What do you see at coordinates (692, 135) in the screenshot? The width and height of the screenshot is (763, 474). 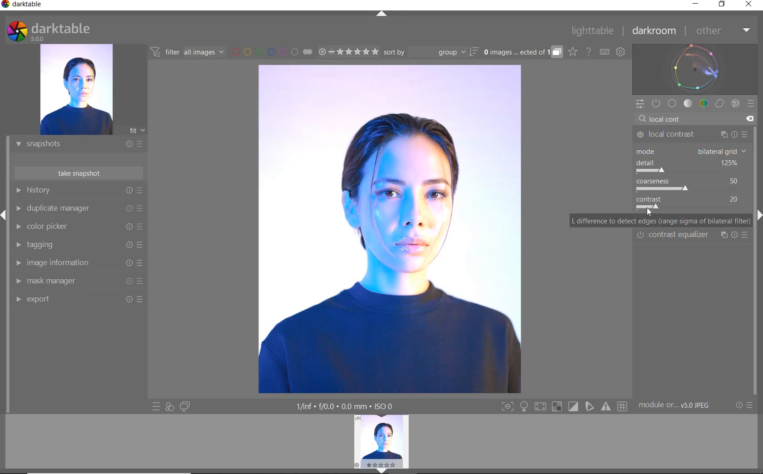 I see `LOCAL CONTRAST` at bounding box center [692, 135].